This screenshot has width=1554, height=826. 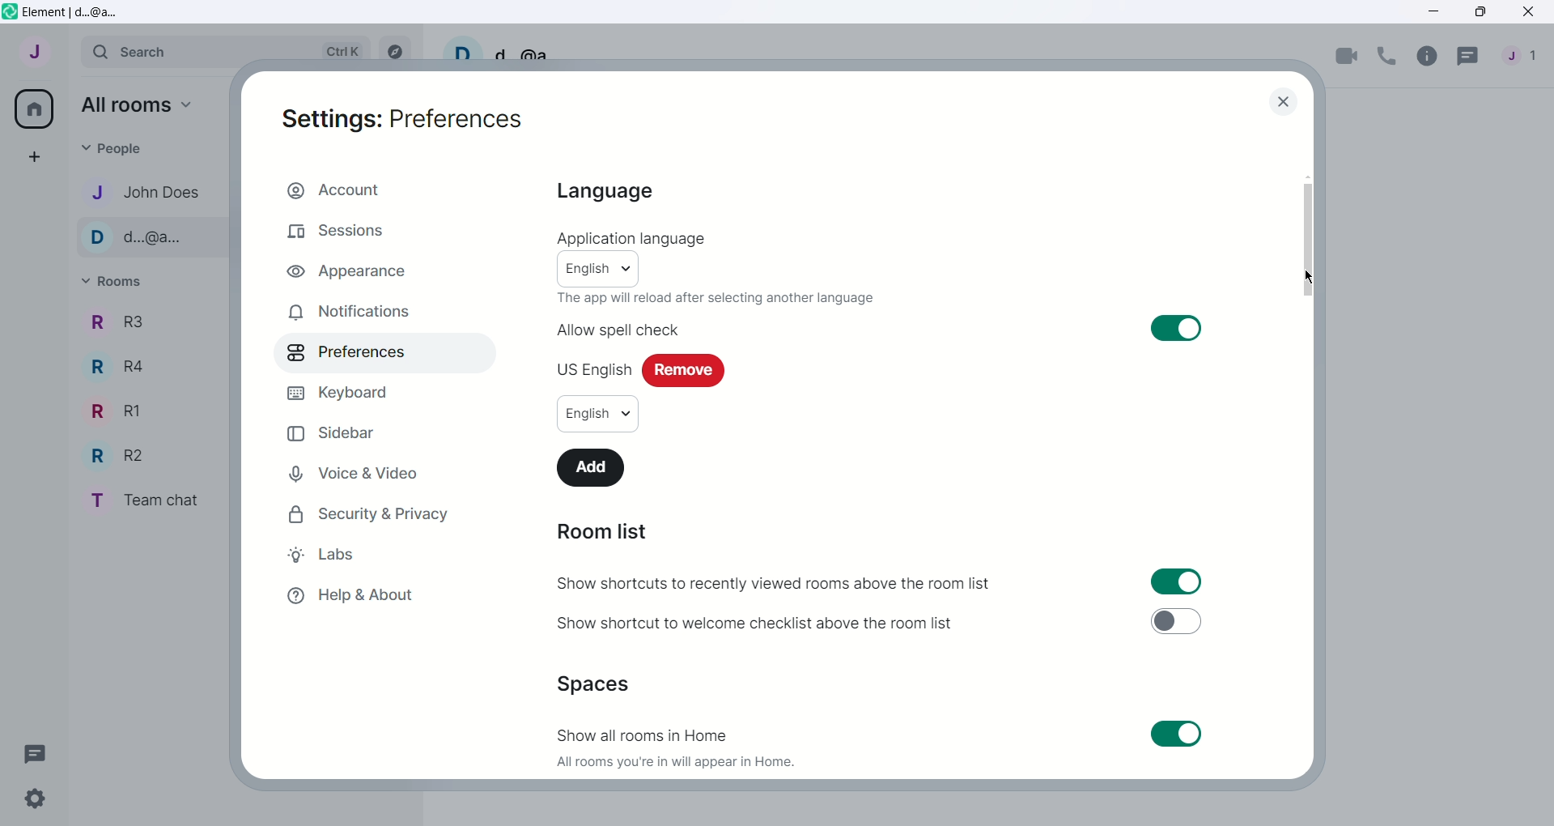 I want to click on Team chat - room name, so click(x=152, y=500).